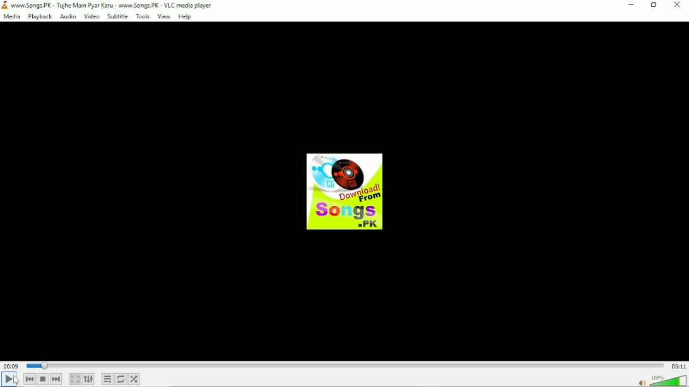  Describe the element at coordinates (186, 16) in the screenshot. I see `Help` at that location.